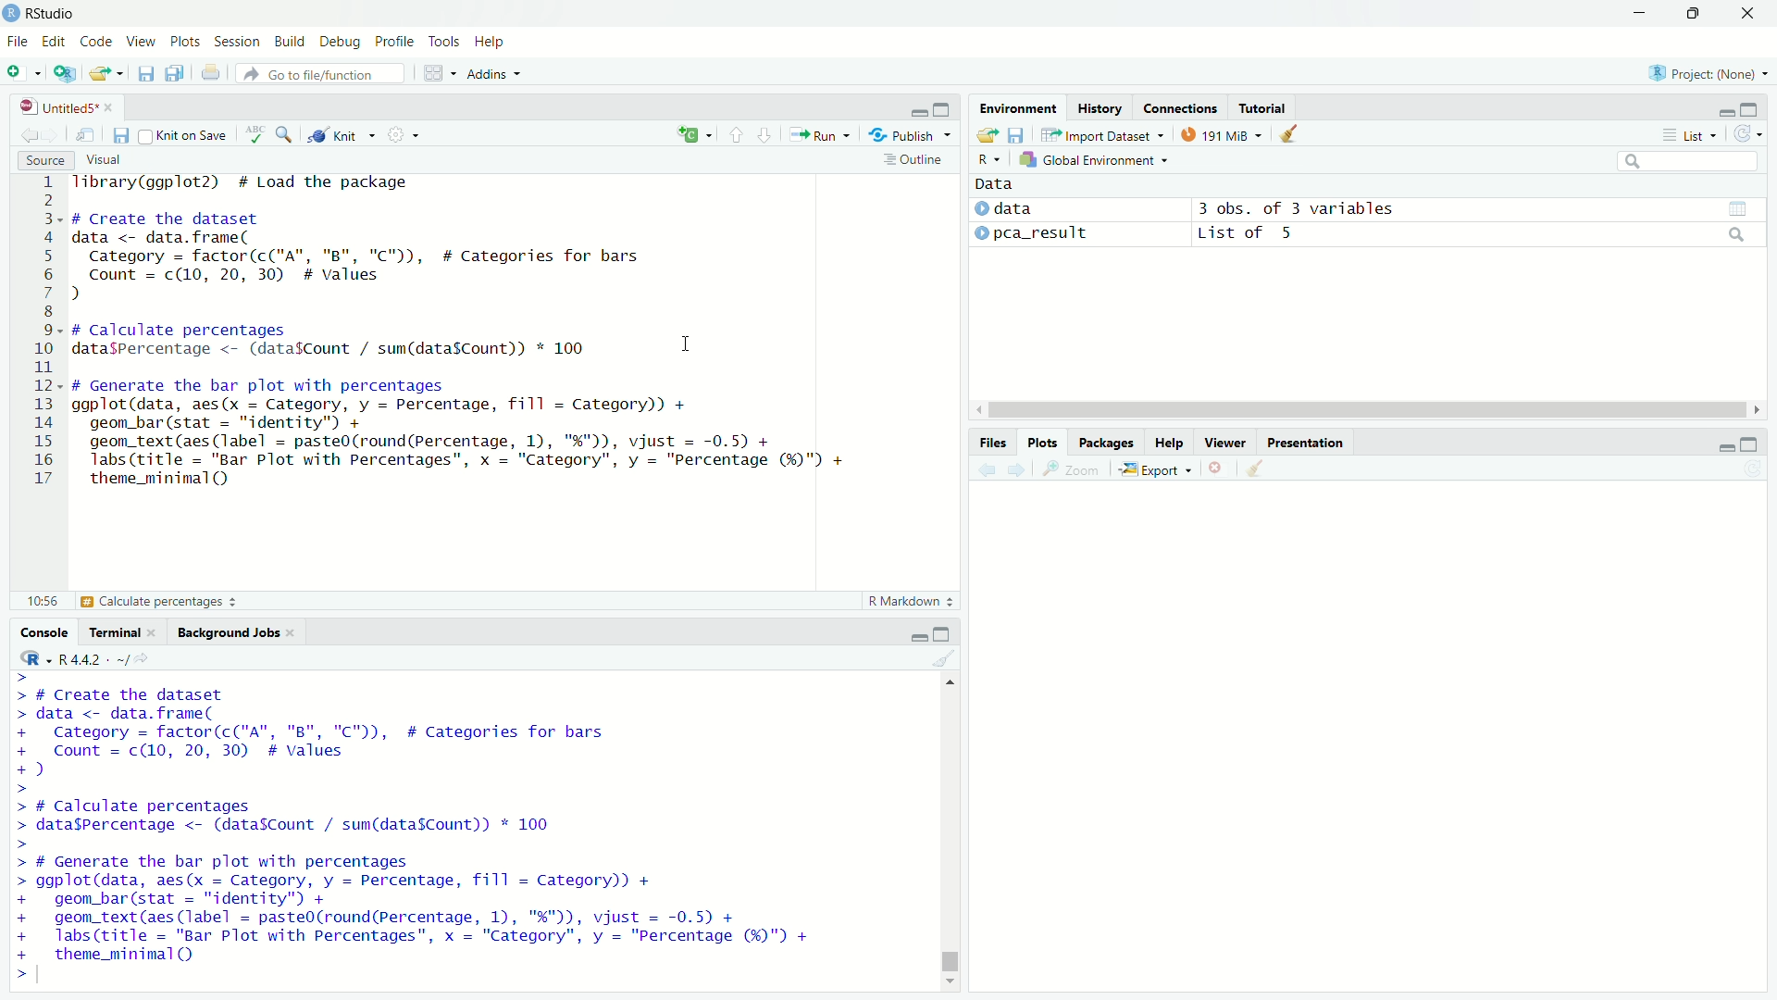 This screenshot has height=1000, width=1777. I want to click on connections, so click(1180, 108).